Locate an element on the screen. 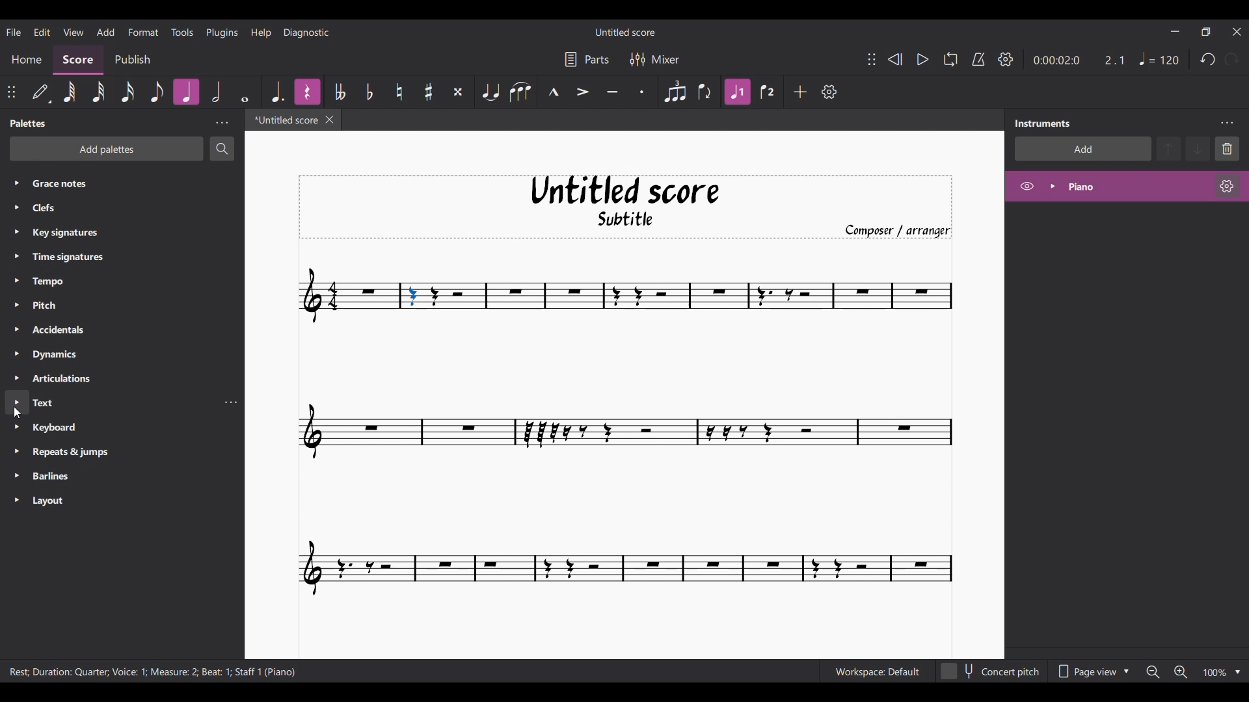 Image resolution: width=1249 pixels, height=702 pixels. Move up is located at coordinates (1168, 148).